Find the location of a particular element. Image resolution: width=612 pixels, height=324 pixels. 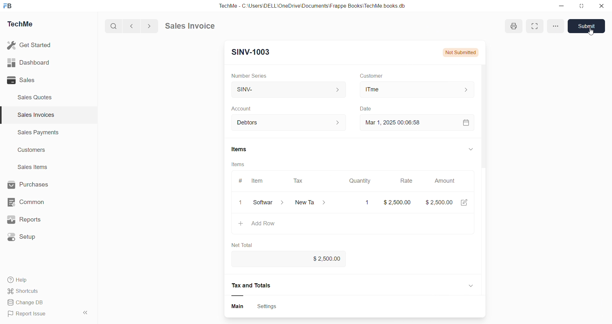

TechMe is located at coordinates (25, 25).